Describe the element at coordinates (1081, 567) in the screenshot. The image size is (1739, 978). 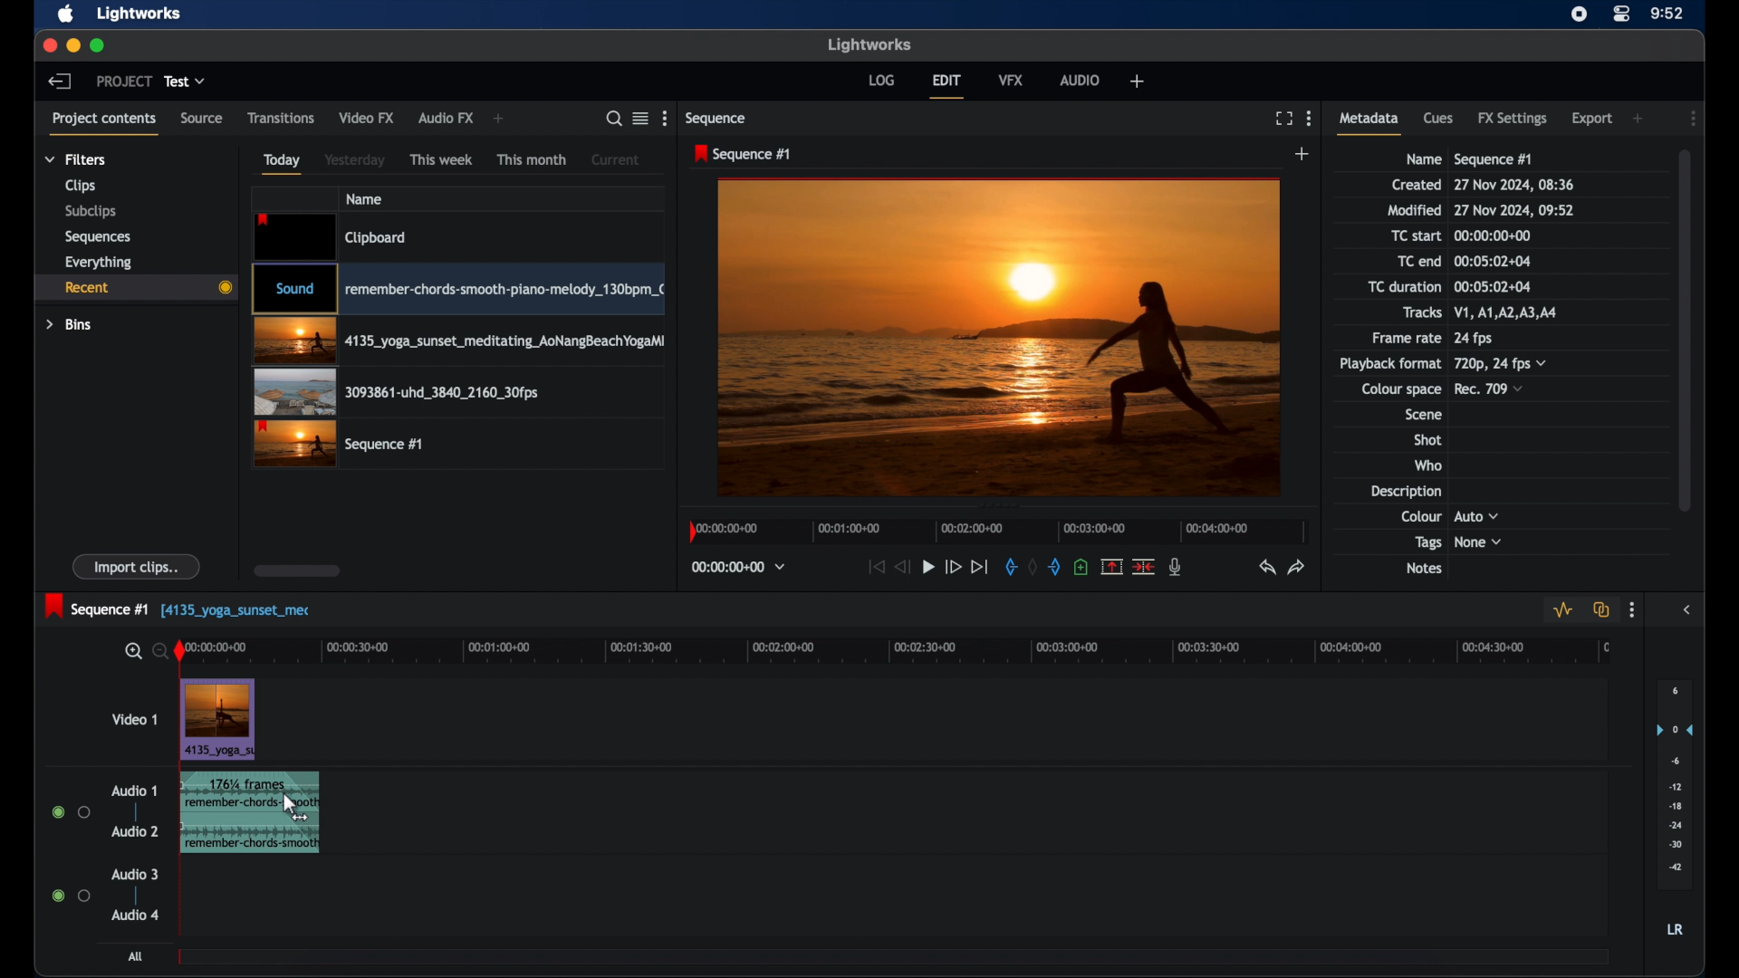
I see `add a cue at the current position` at that location.